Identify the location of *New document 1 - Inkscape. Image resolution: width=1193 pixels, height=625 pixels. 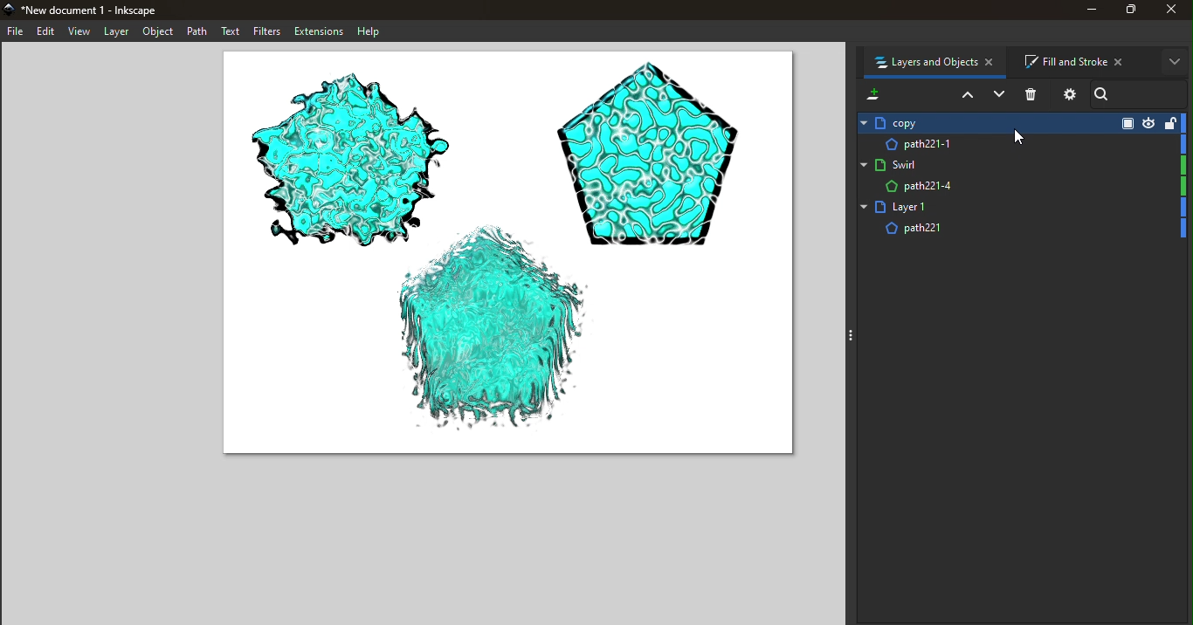
(87, 10).